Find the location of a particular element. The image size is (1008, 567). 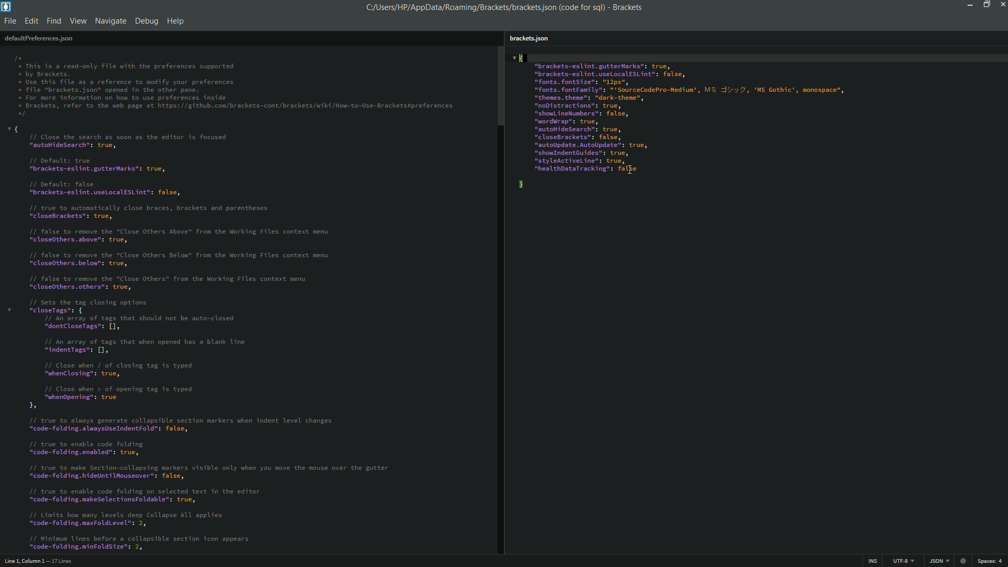

debug menu is located at coordinates (146, 20).